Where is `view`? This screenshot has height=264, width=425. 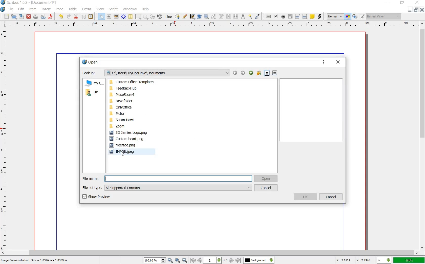 view is located at coordinates (100, 10).